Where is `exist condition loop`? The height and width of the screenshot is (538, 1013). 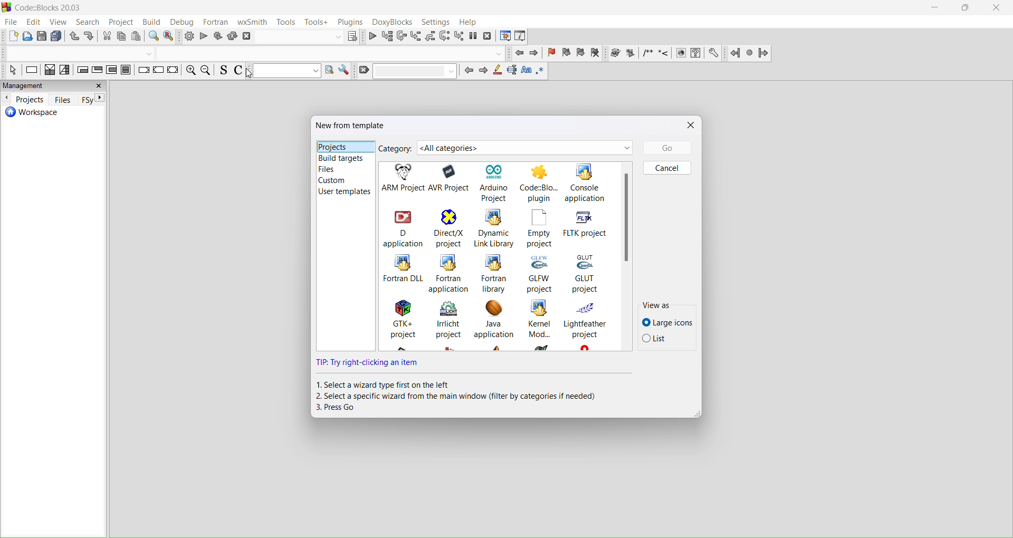 exist condition loop is located at coordinates (97, 70).